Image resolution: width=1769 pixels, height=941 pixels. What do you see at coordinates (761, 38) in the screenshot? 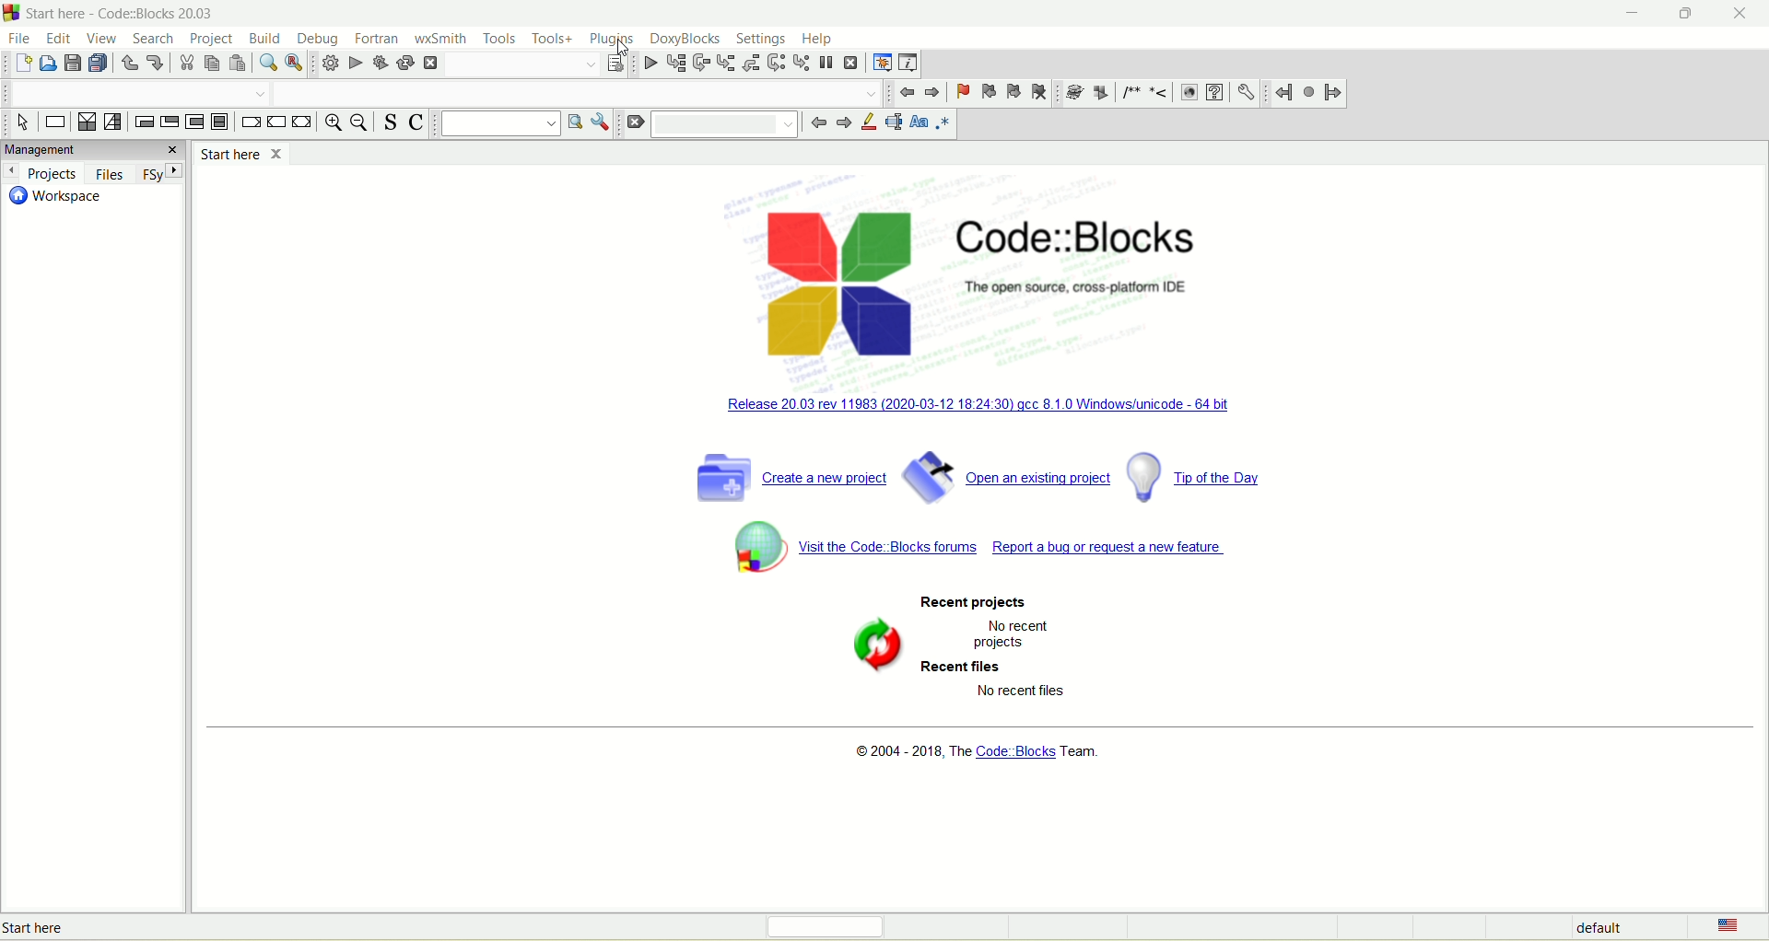
I see `settings` at bounding box center [761, 38].